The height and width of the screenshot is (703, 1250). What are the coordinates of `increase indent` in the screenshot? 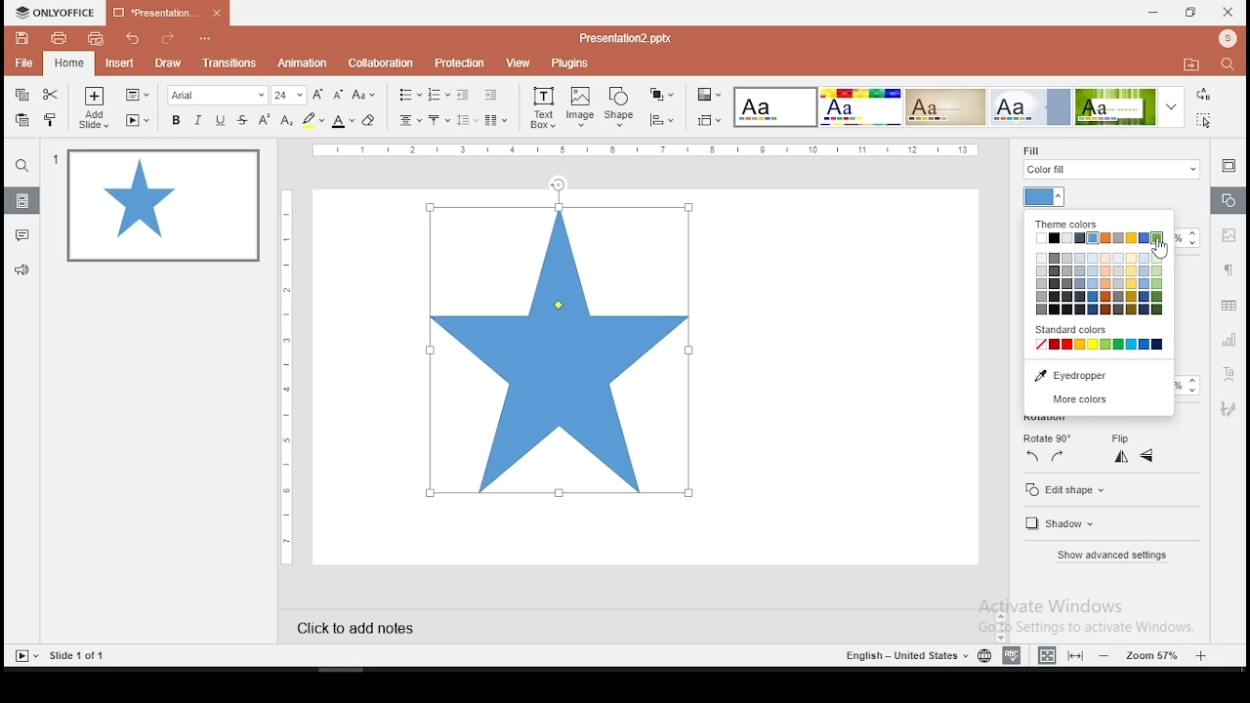 It's located at (491, 94).